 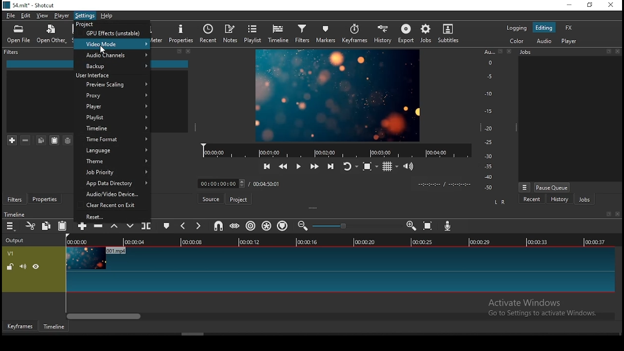 What do you see at coordinates (98, 227) in the screenshot?
I see `ripple delete` at bounding box center [98, 227].